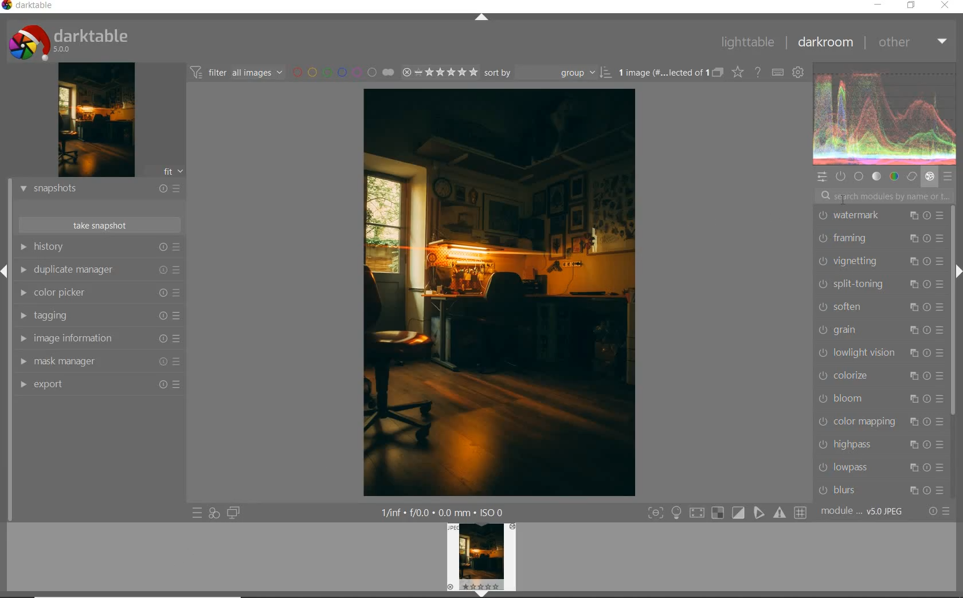 This screenshot has width=963, height=598. I want to click on module, so click(865, 512).